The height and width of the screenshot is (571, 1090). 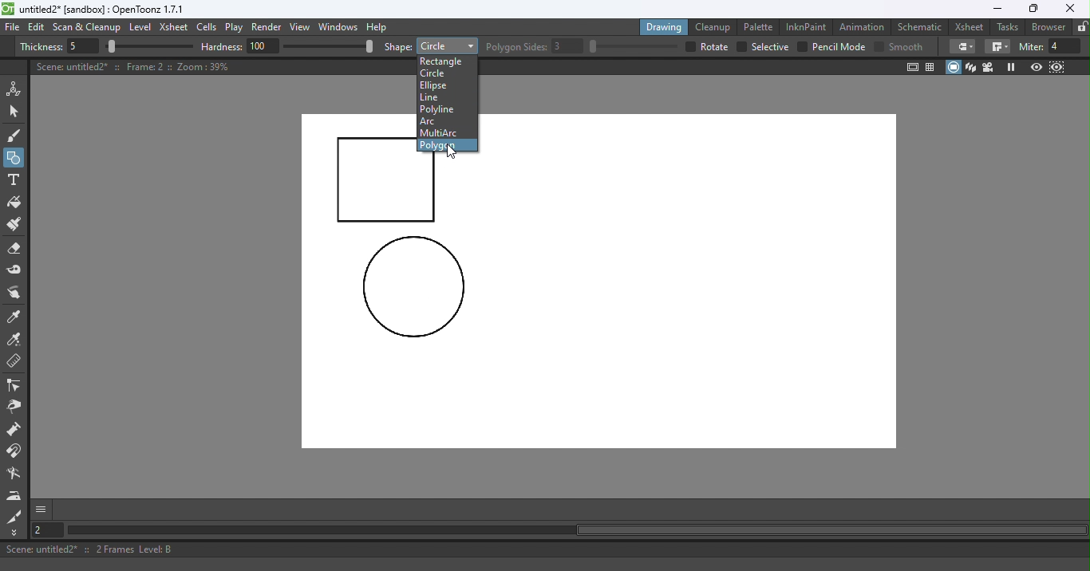 I want to click on MultiArc, so click(x=444, y=133).